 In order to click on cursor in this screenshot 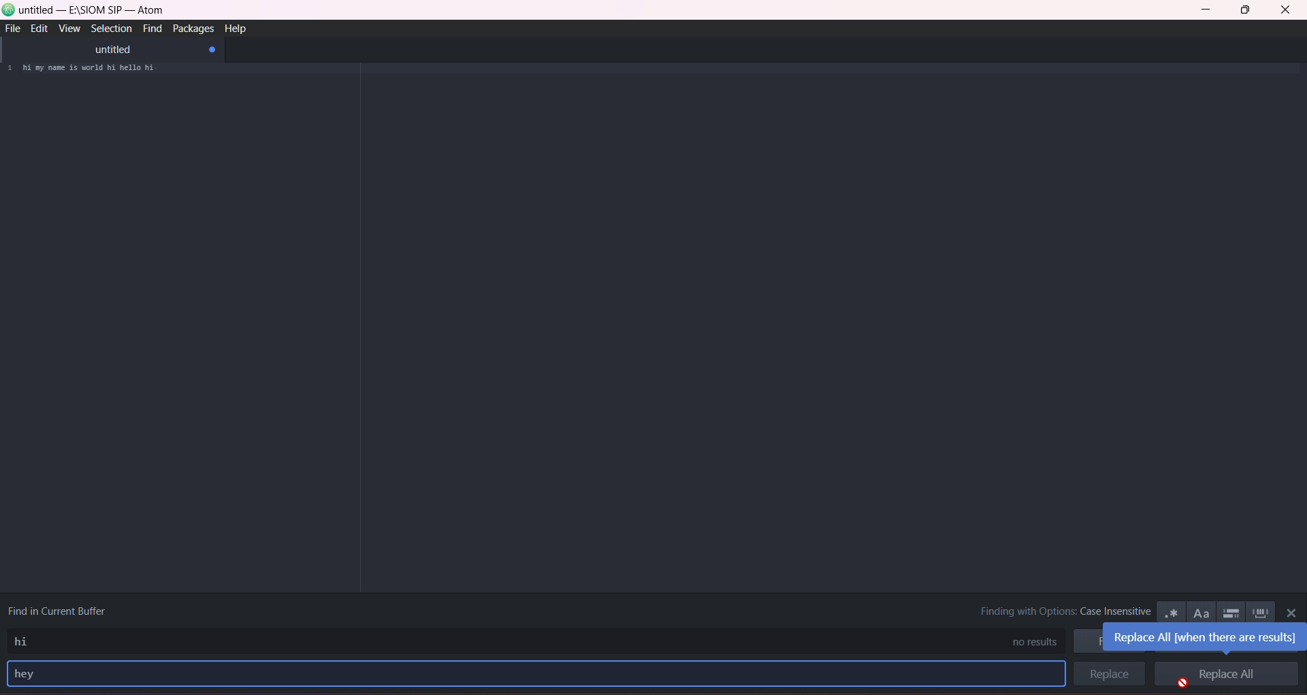, I will do `click(1187, 682)`.